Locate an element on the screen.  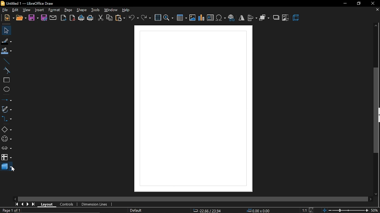
Page 1 of 1 is located at coordinates (10, 210).